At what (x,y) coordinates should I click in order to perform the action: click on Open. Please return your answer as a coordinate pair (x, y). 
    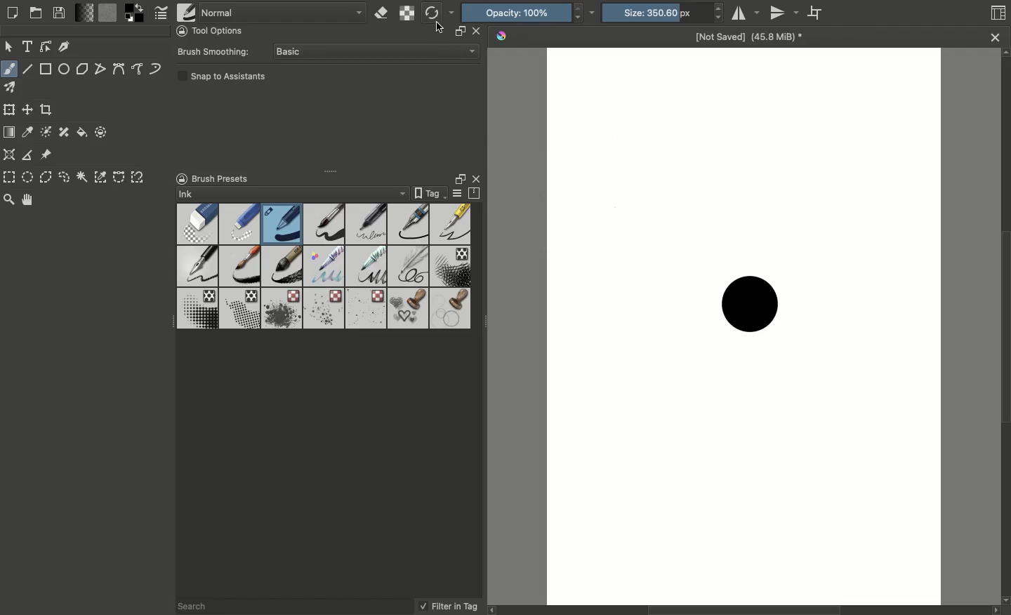
    Looking at the image, I should click on (37, 13).